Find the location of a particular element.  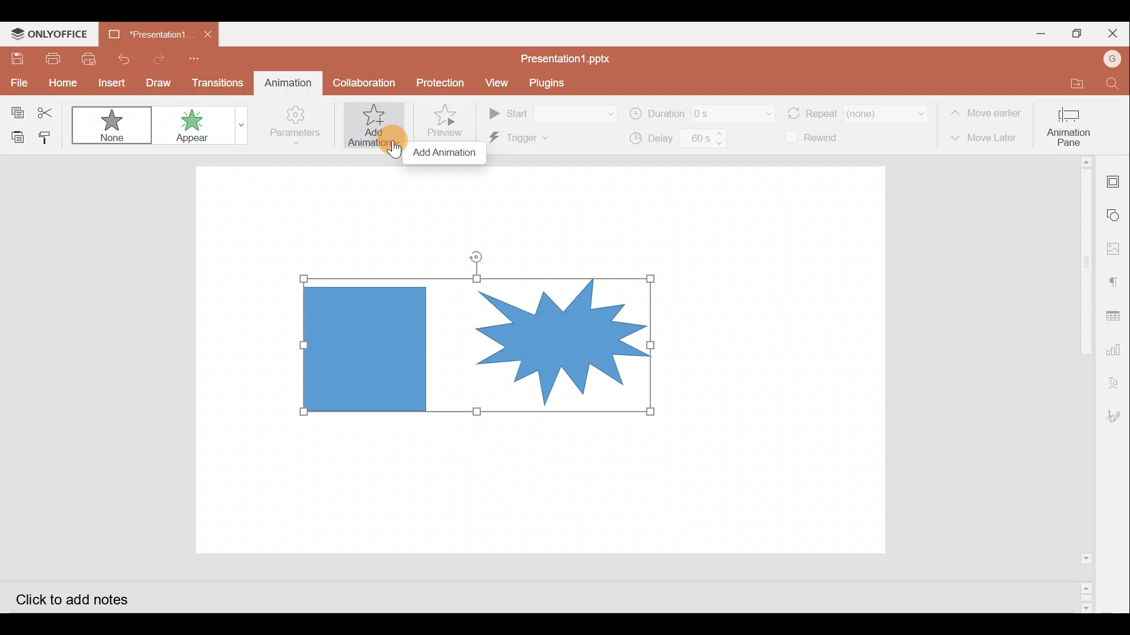

Trigger is located at coordinates (540, 139).